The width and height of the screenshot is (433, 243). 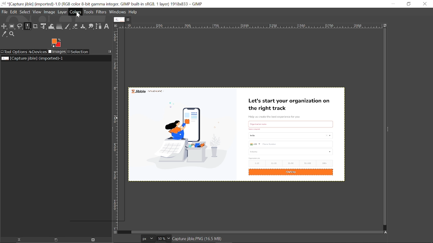 I want to click on Zoom options, so click(x=168, y=238).